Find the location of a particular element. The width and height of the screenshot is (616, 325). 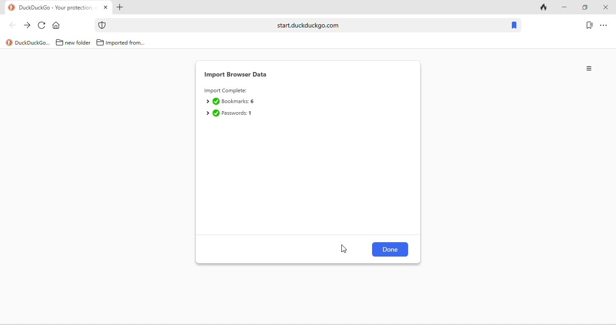

icon is located at coordinates (102, 25).